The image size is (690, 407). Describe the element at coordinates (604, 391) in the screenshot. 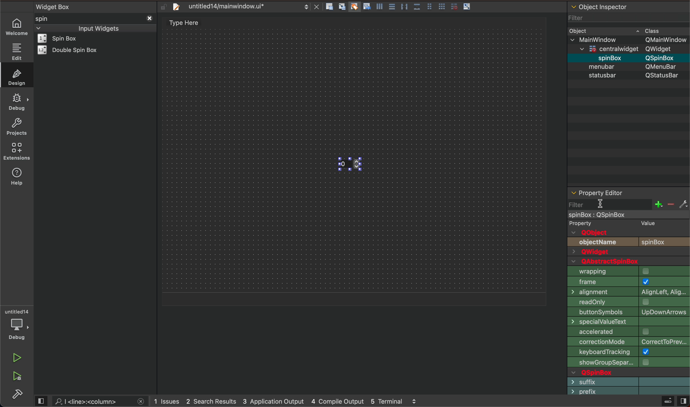

I see `text` at that location.